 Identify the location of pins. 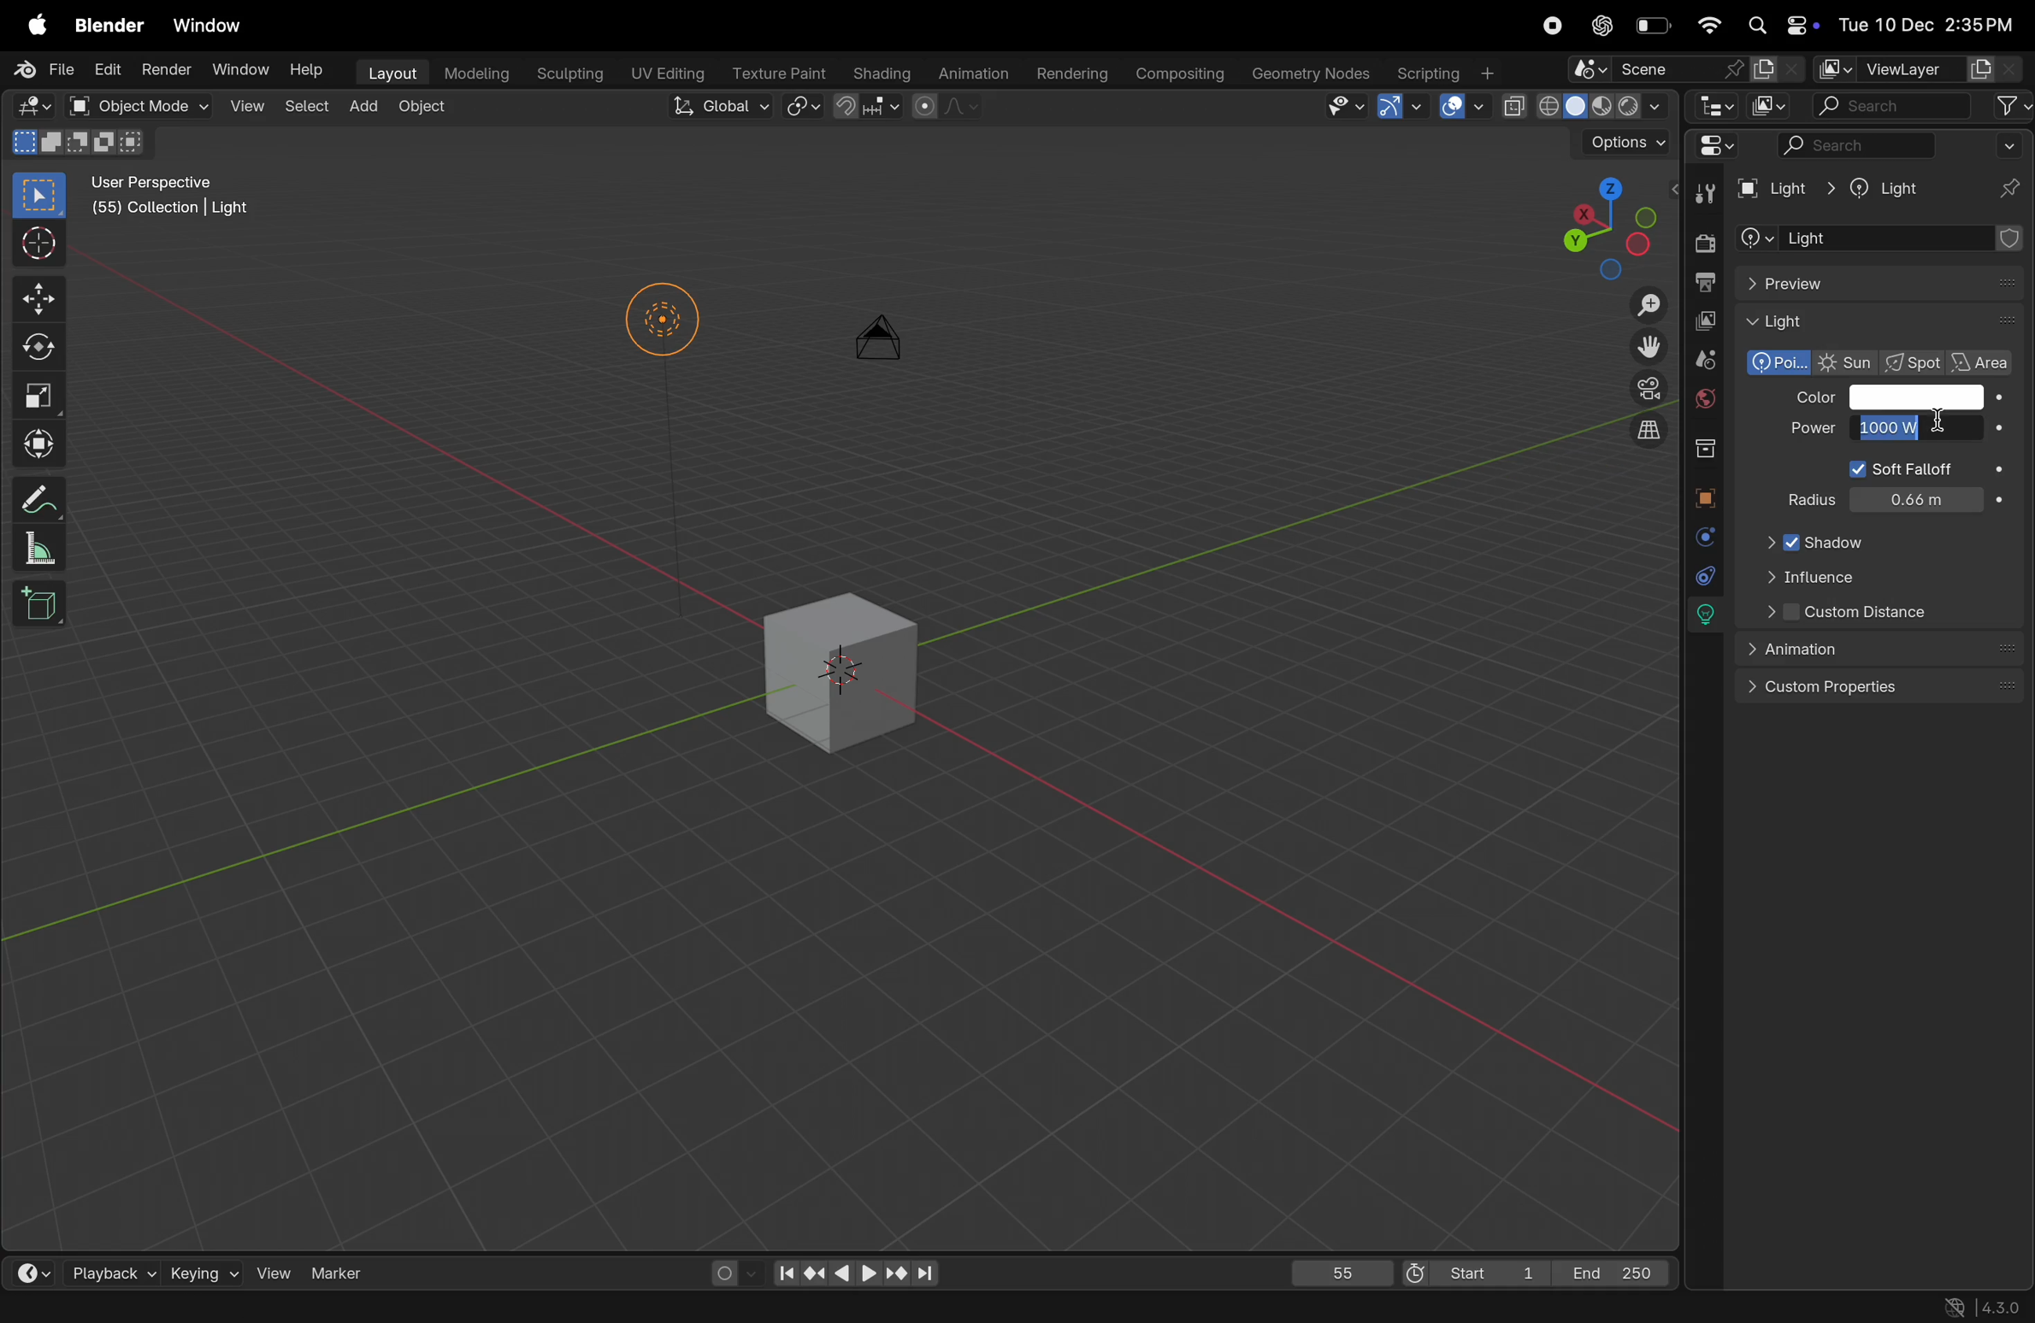
(2011, 187).